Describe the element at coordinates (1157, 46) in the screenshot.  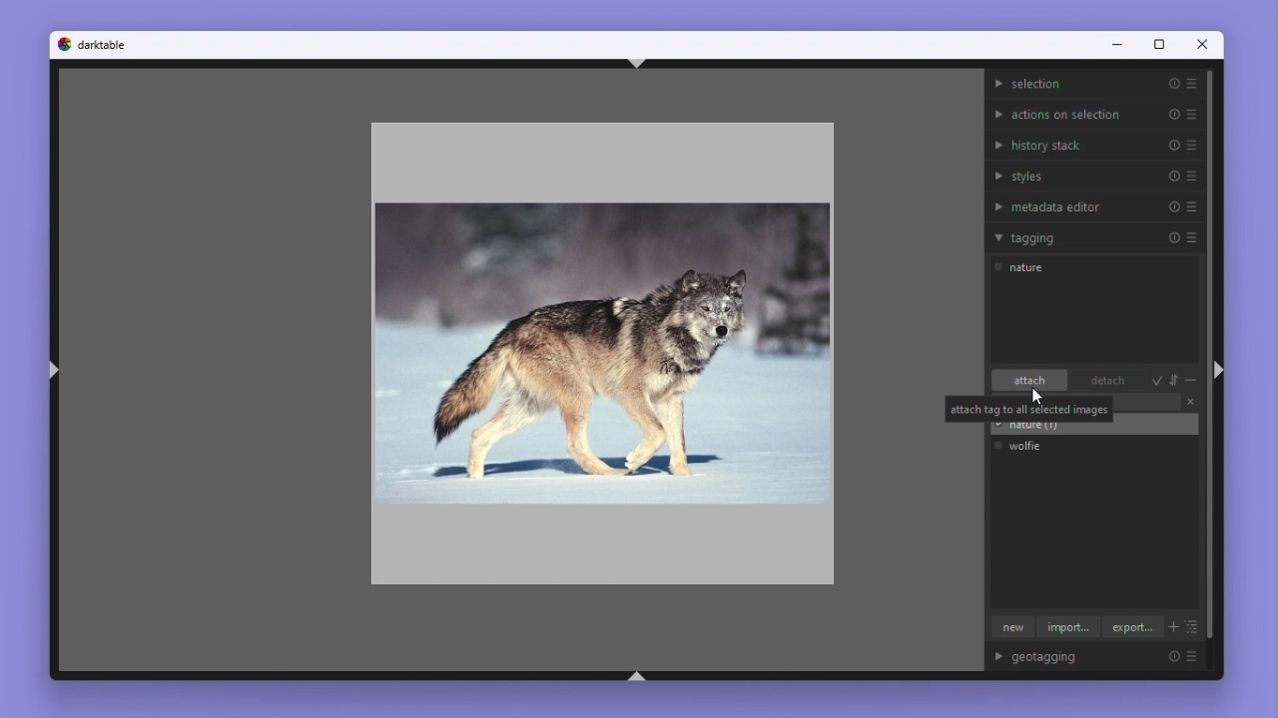
I see `Maximize` at that location.